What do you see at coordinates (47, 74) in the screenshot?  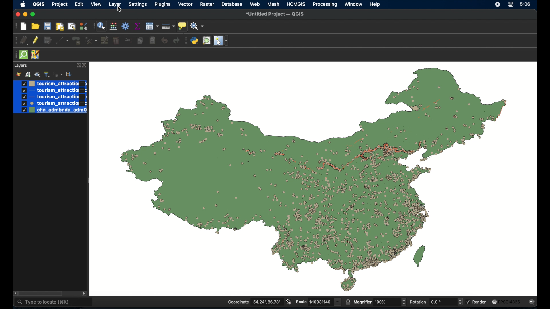 I see `filter legend` at bounding box center [47, 74].